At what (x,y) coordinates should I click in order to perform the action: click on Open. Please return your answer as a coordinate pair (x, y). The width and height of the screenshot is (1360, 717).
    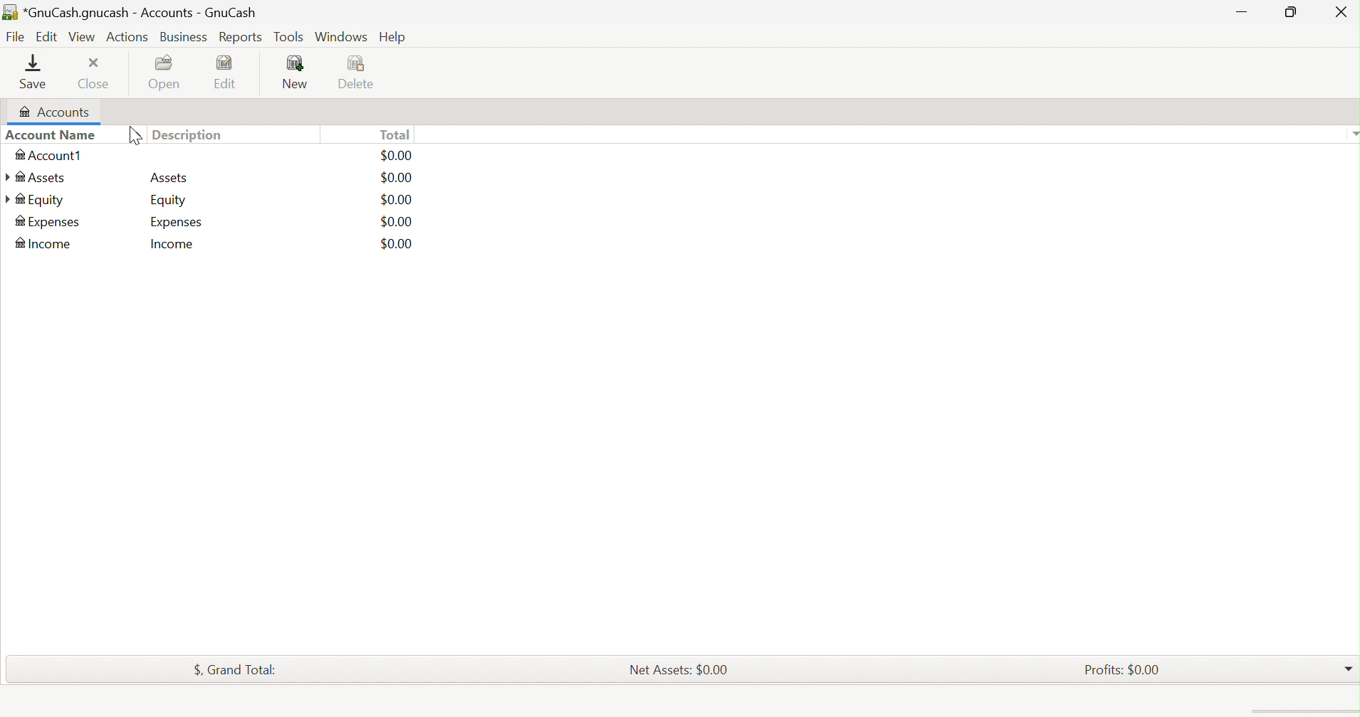
    Looking at the image, I should click on (167, 73).